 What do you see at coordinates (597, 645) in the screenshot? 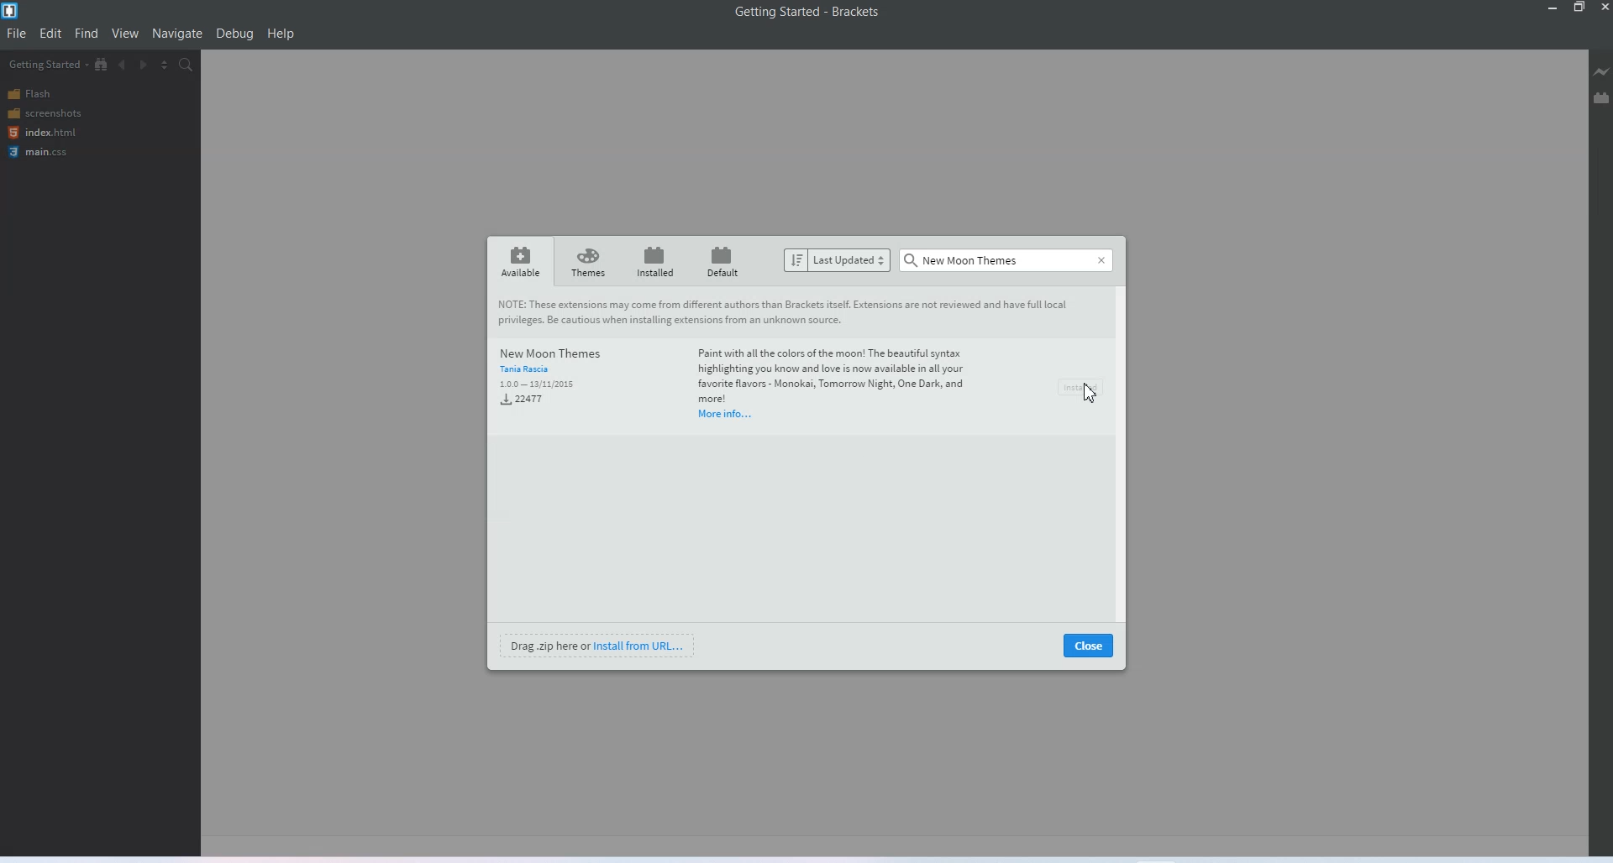
I see `Install from URL` at bounding box center [597, 645].